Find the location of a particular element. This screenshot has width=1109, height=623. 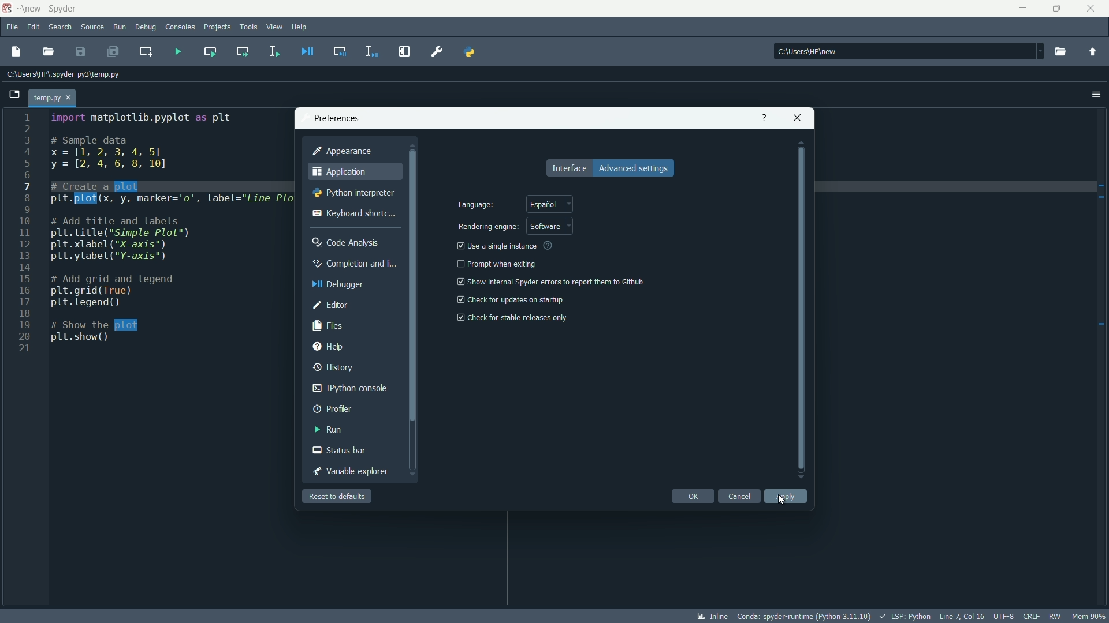

cursor position is located at coordinates (961, 616).